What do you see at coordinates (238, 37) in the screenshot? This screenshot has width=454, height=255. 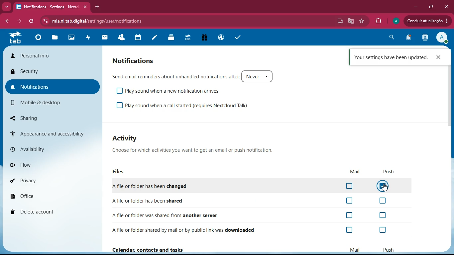 I see `tasks` at bounding box center [238, 37].